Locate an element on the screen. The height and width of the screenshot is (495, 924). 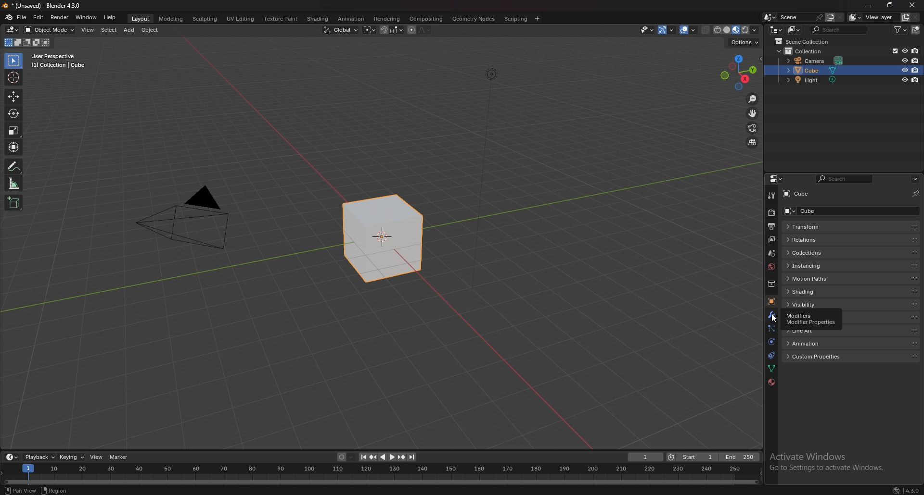
search is located at coordinates (838, 30).